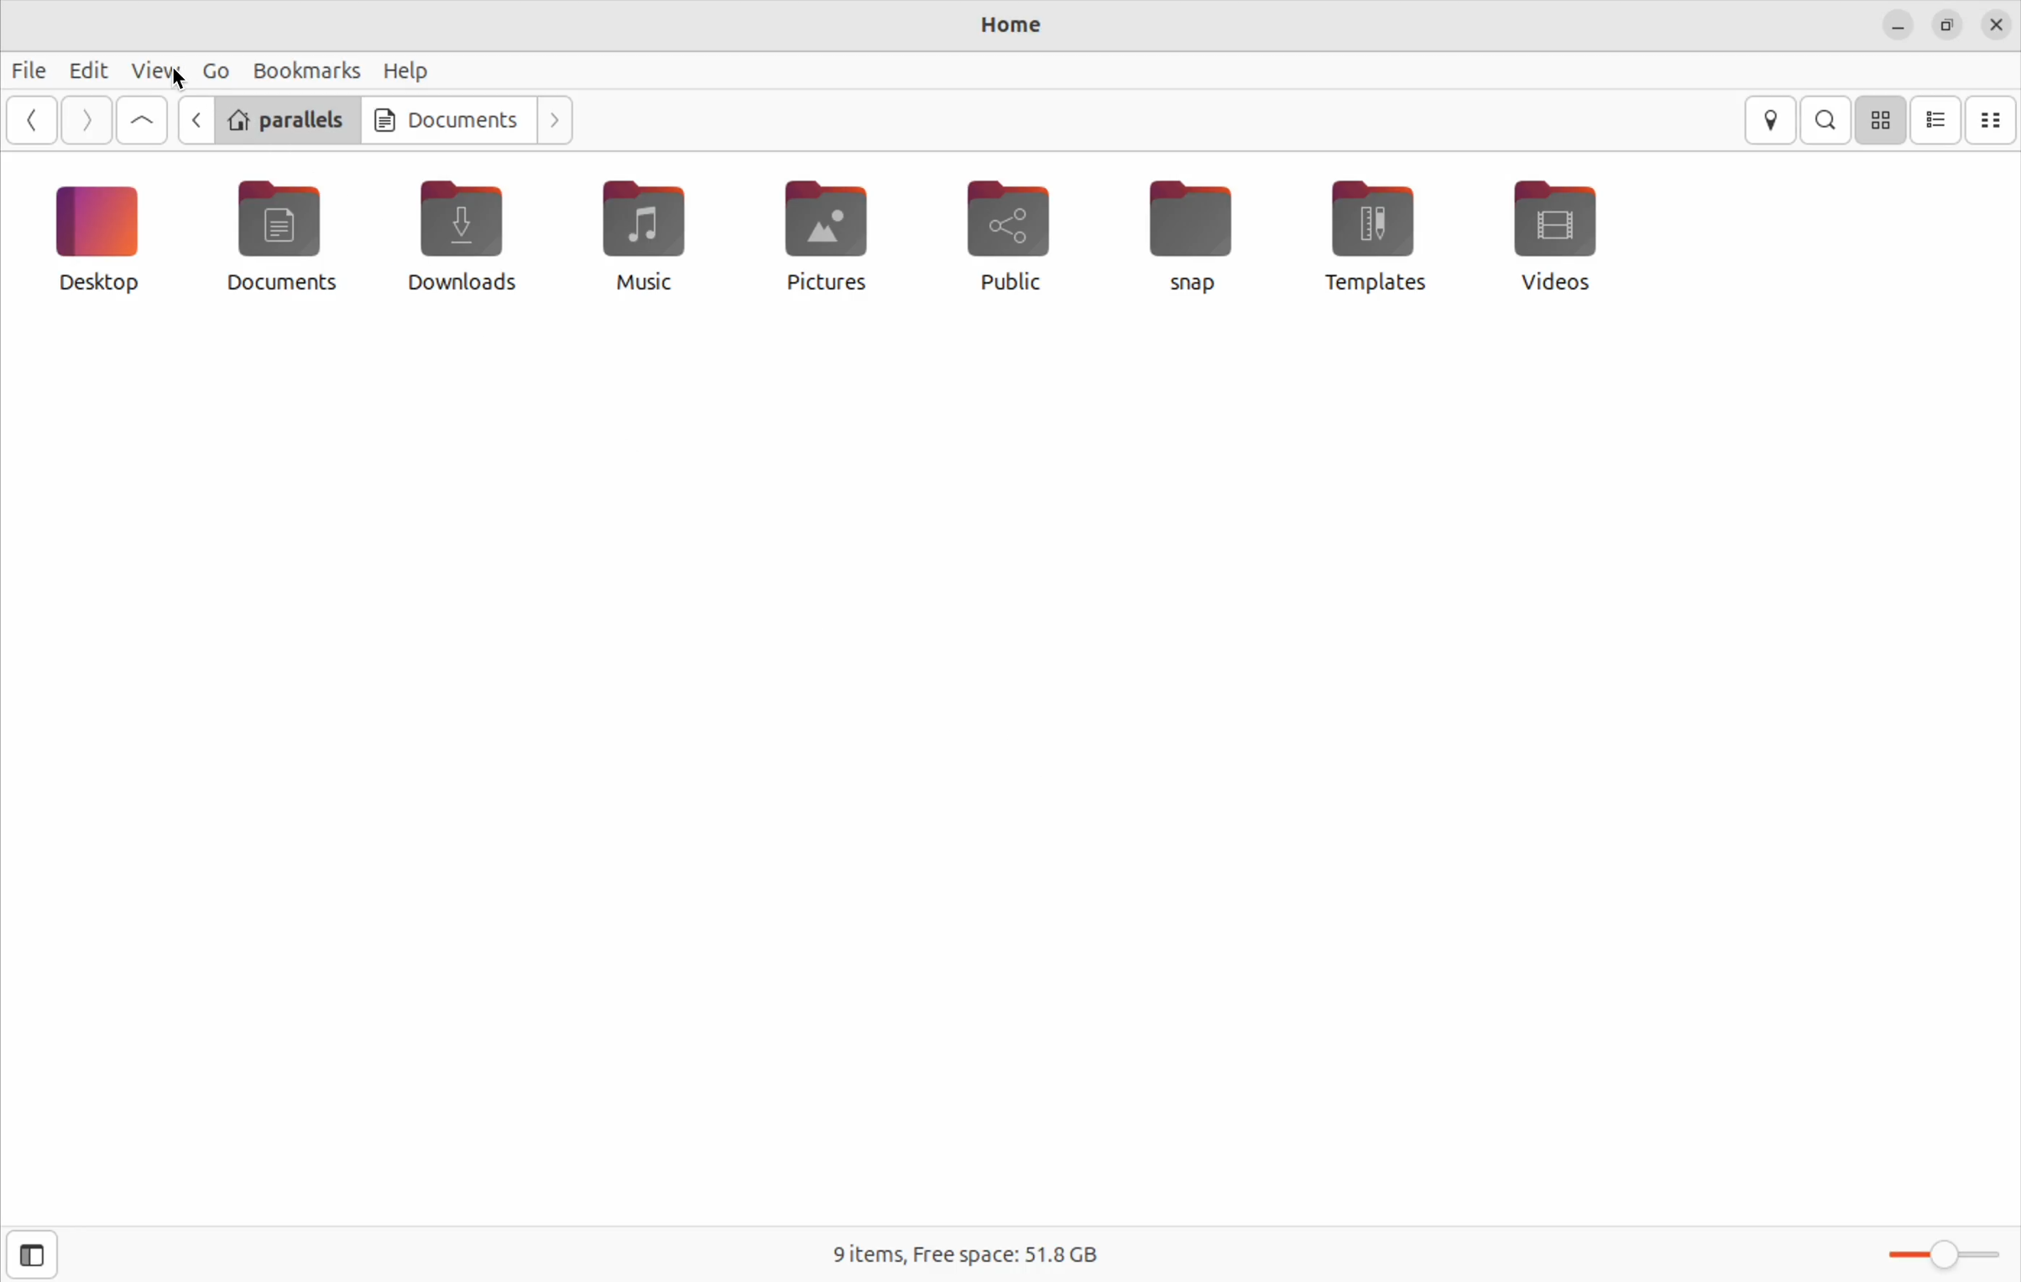 This screenshot has height=1282, width=2021. I want to click on snap, so click(1192, 236).